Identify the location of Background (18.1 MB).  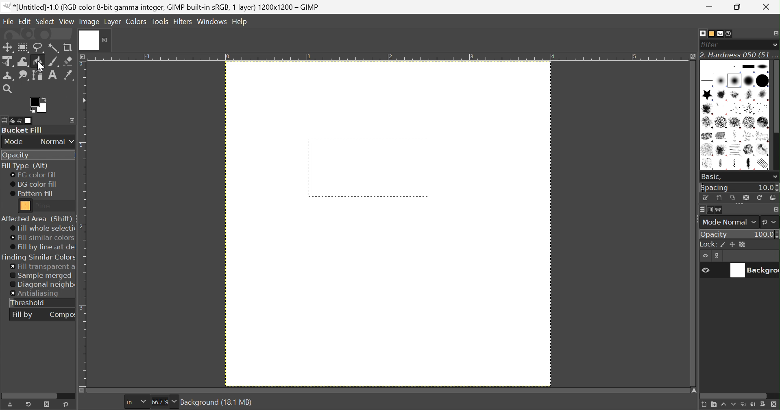
(218, 402).